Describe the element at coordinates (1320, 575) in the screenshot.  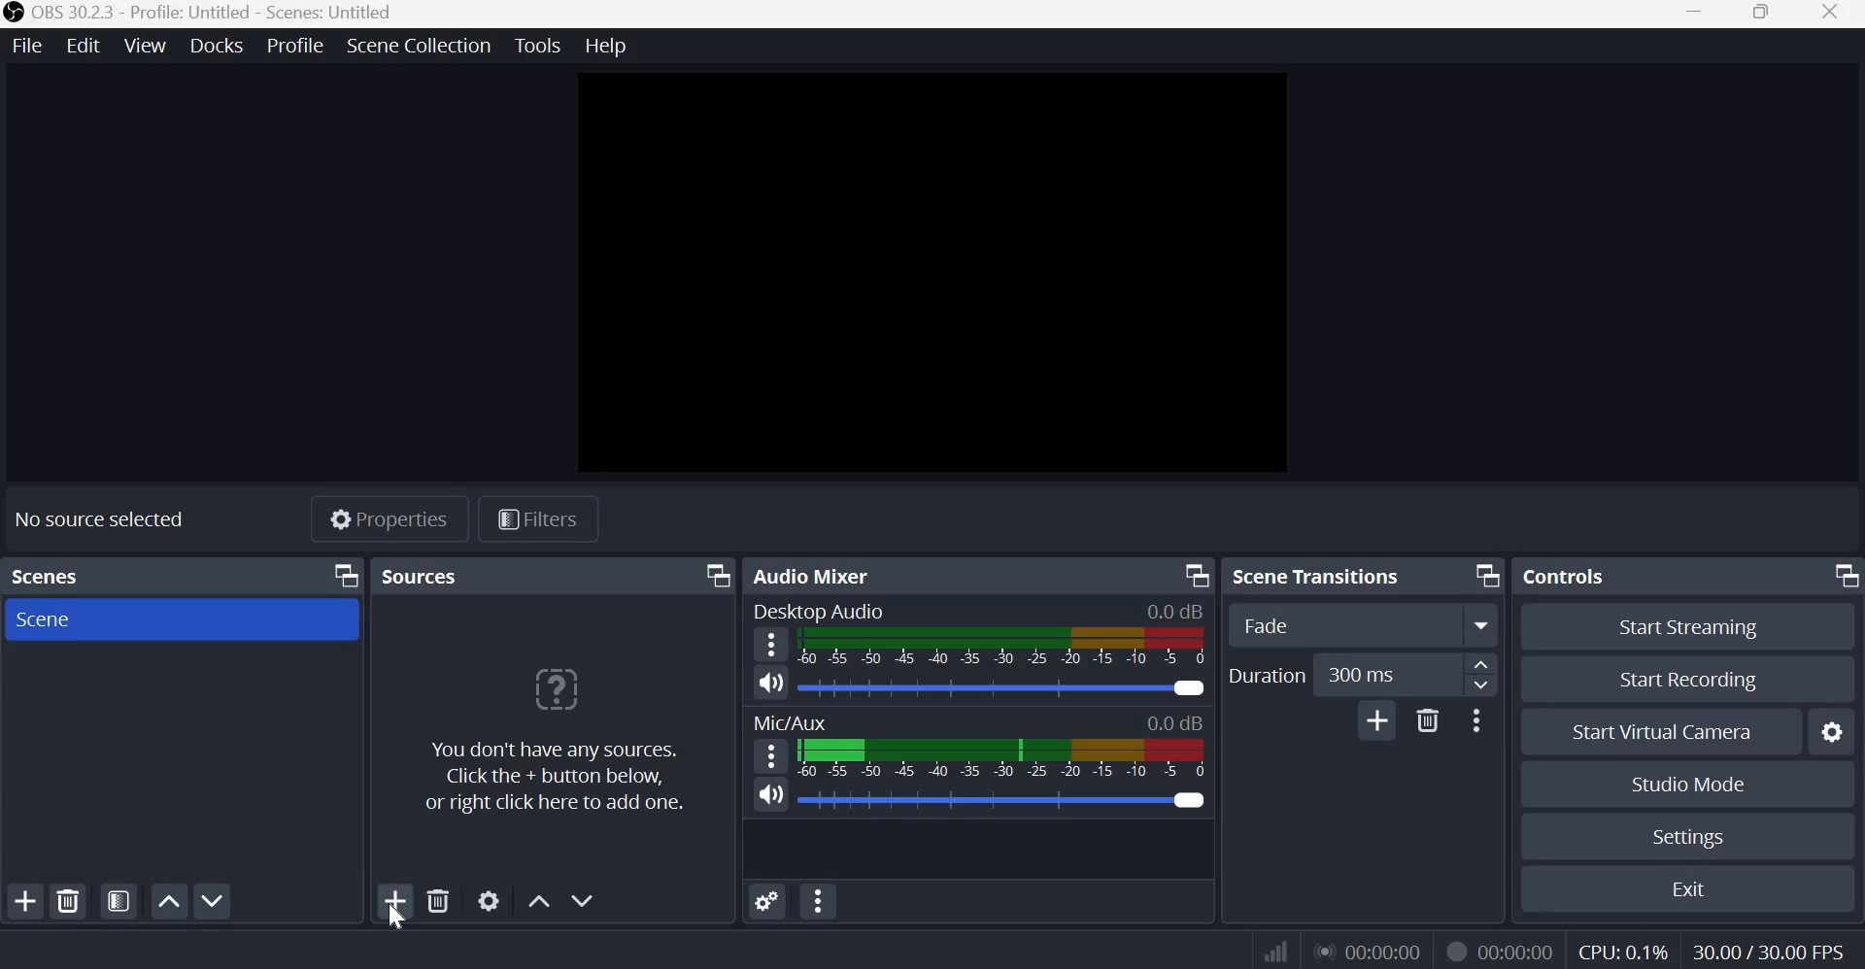
I see `Scene transitions` at that location.